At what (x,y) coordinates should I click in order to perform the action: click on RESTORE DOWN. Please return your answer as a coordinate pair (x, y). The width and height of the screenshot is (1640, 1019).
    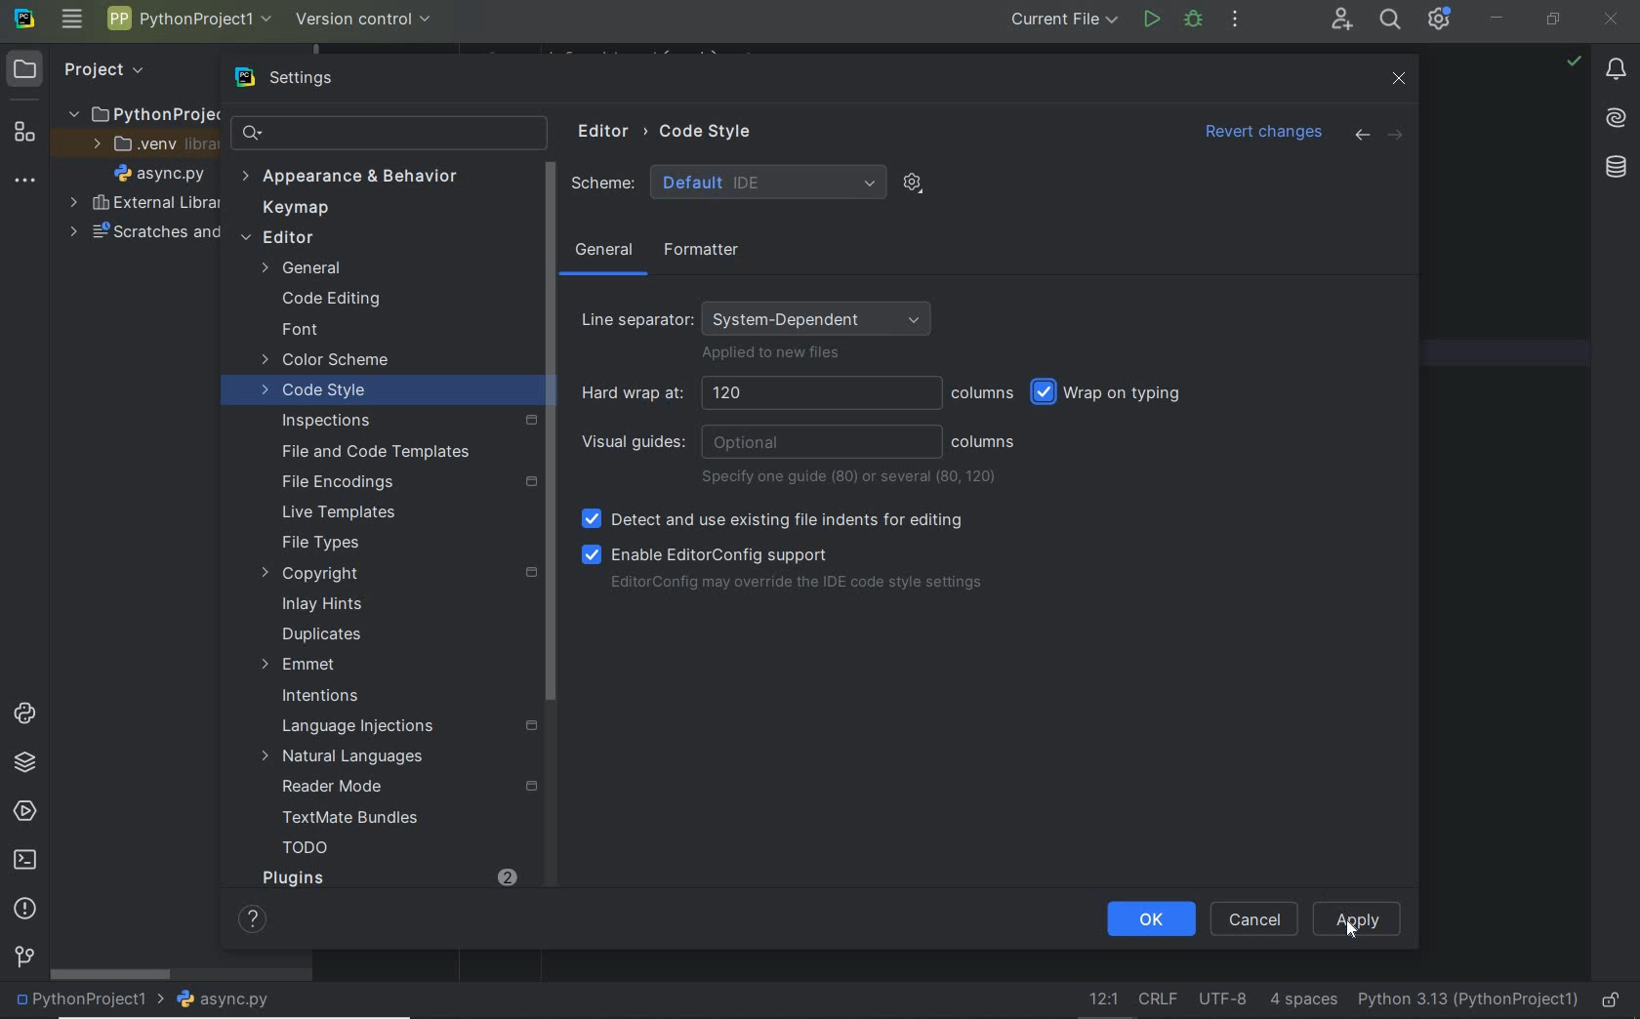
    Looking at the image, I should click on (1553, 21).